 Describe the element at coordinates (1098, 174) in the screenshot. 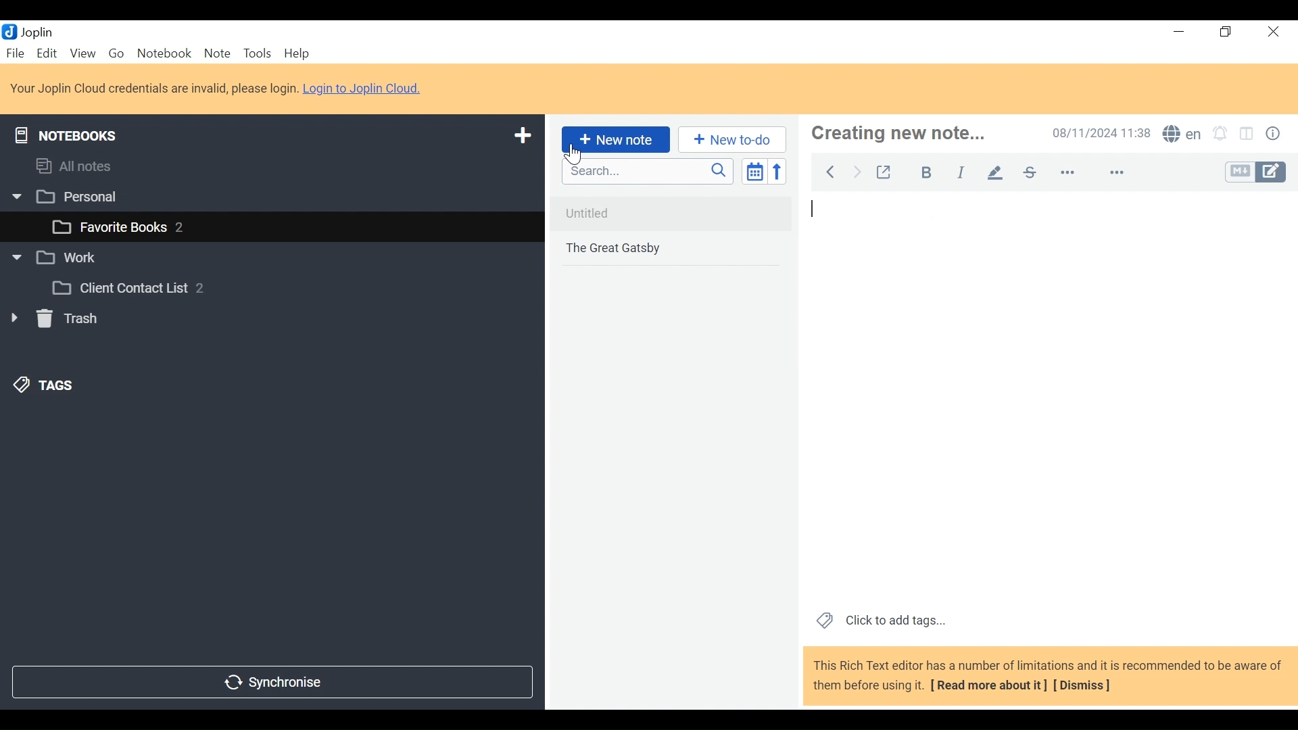

I see `more` at that location.